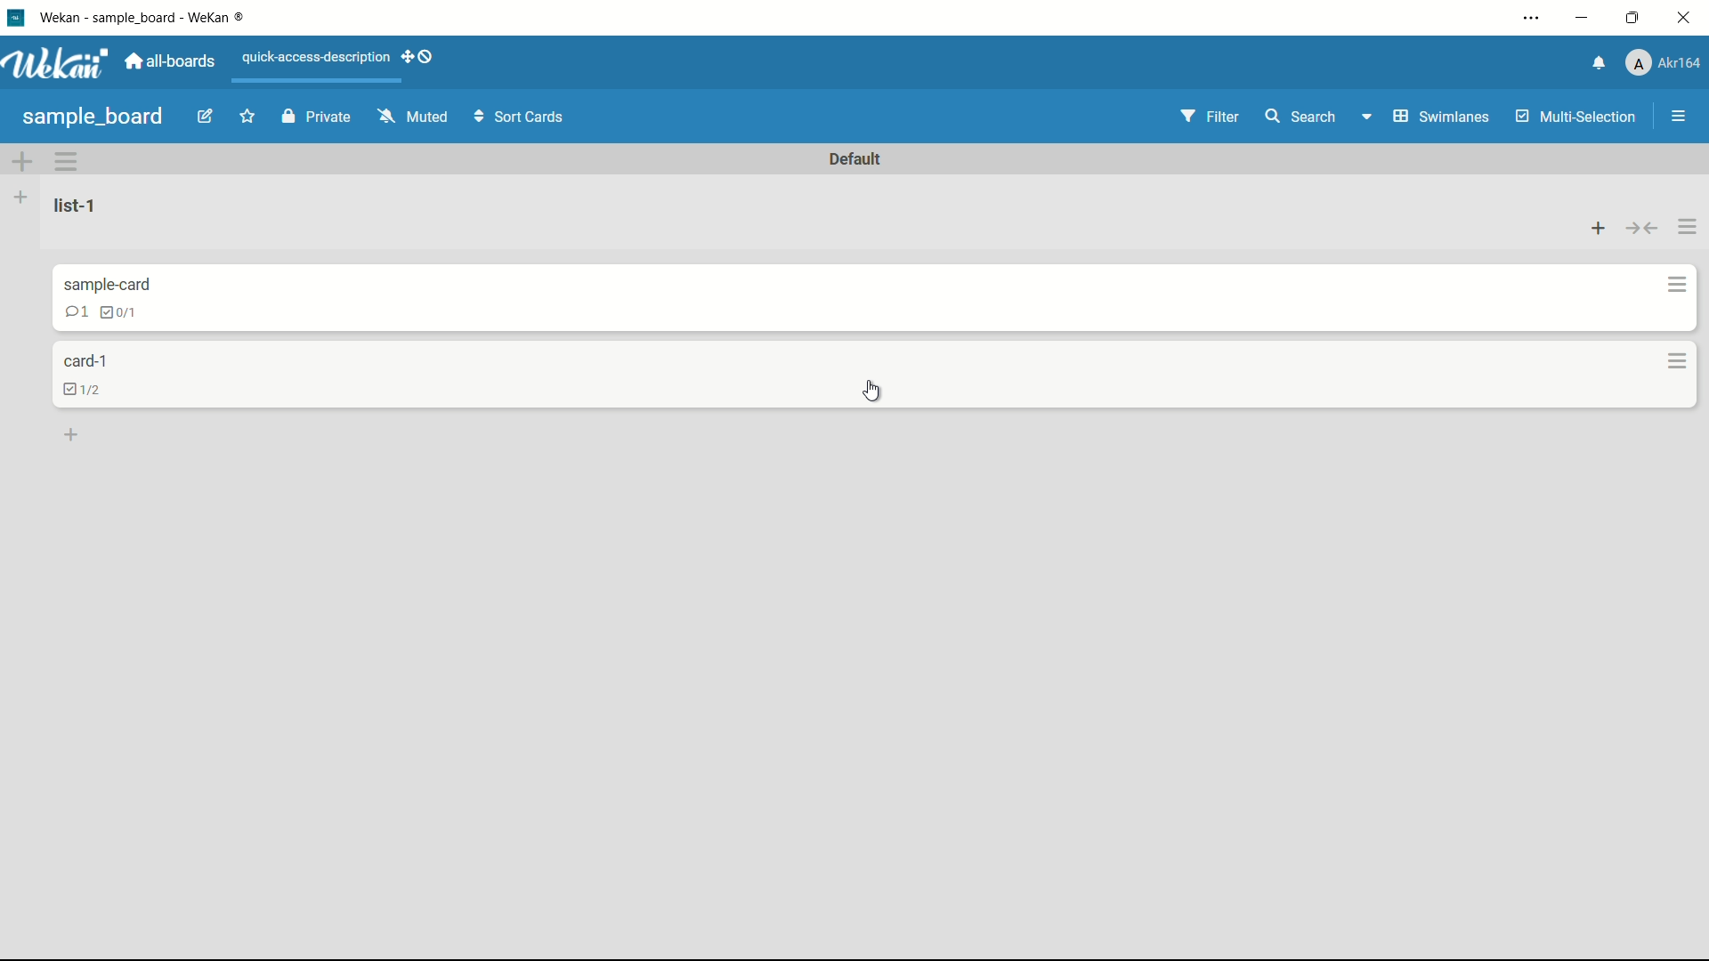 The width and height of the screenshot is (1709, 961). Describe the element at coordinates (20, 198) in the screenshot. I see `add list` at that location.